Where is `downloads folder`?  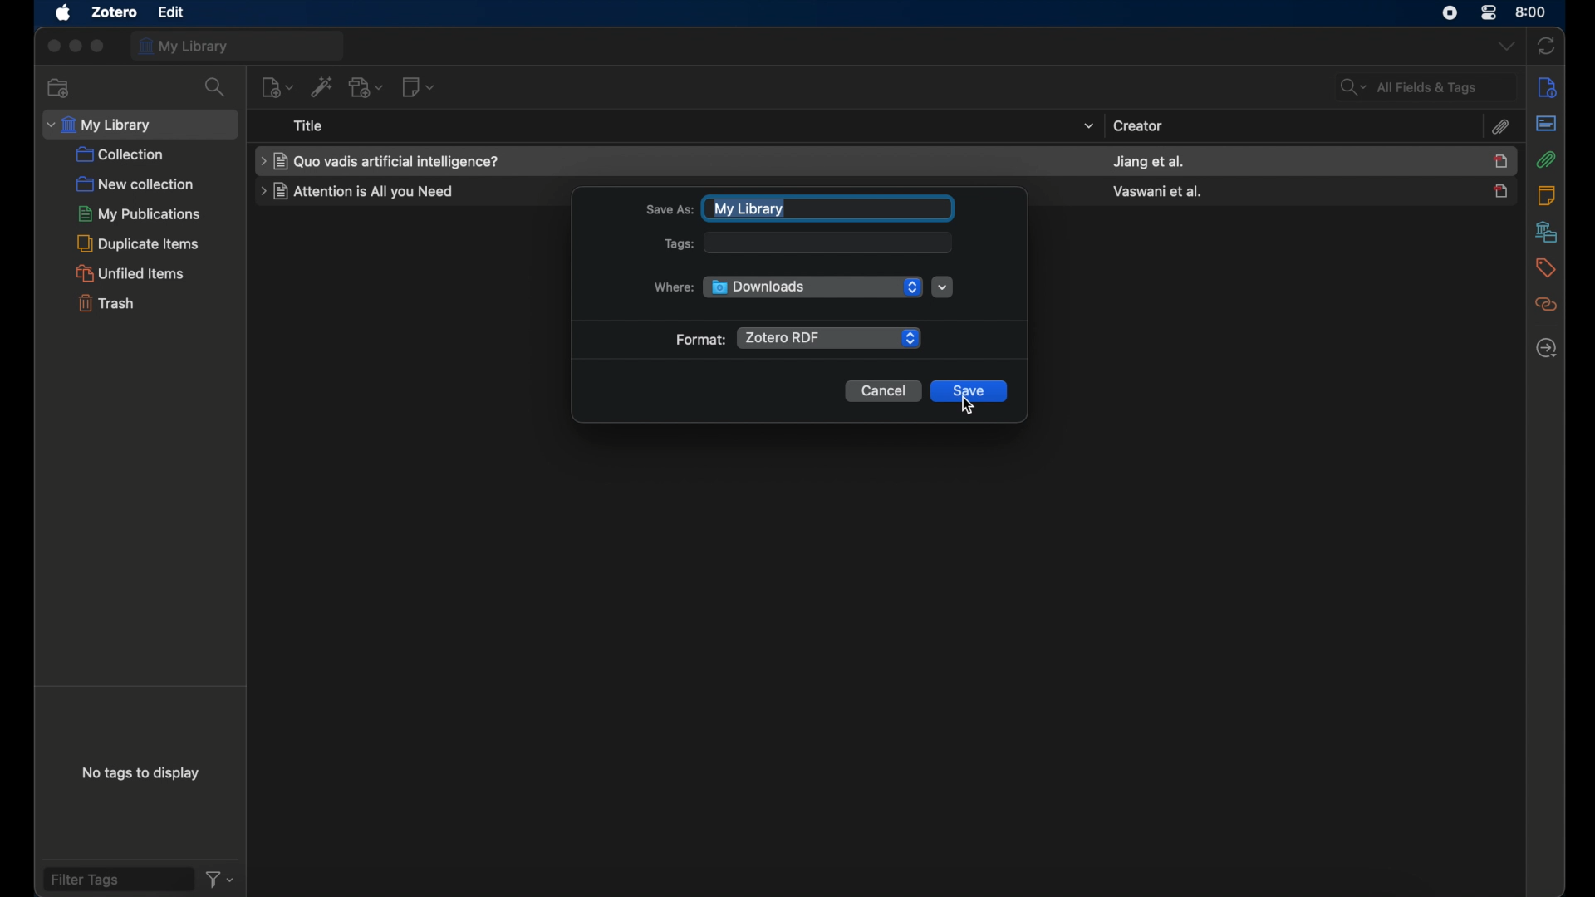
downloads folder is located at coordinates (758, 286).